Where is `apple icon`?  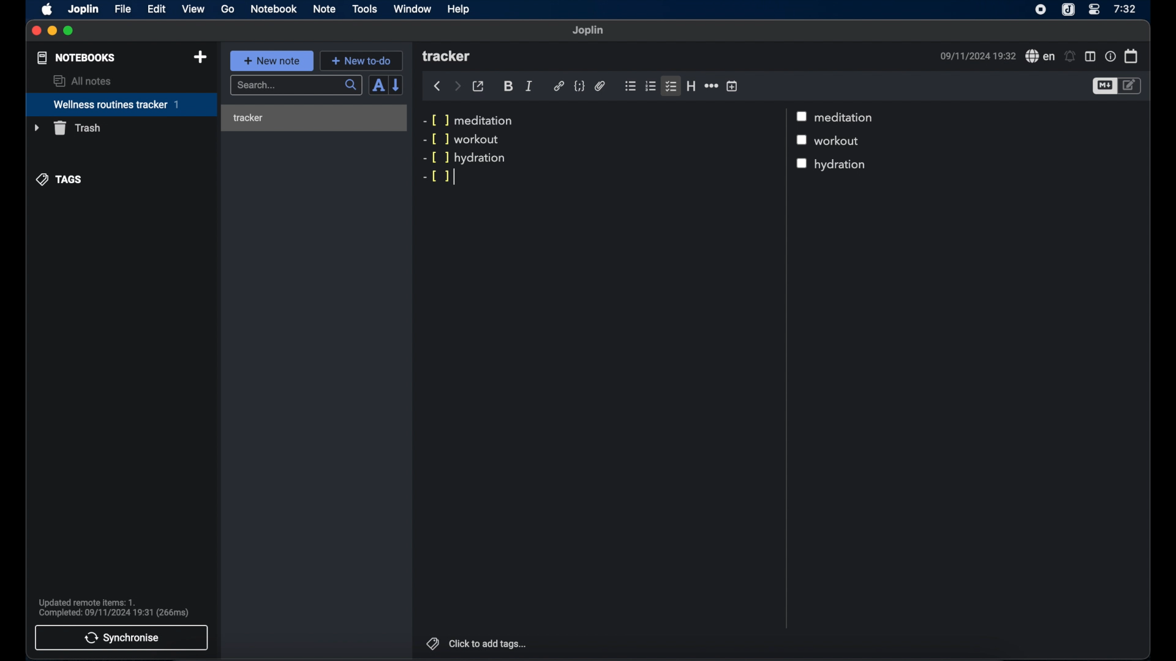
apple icon is located at coordinates (48, 10).